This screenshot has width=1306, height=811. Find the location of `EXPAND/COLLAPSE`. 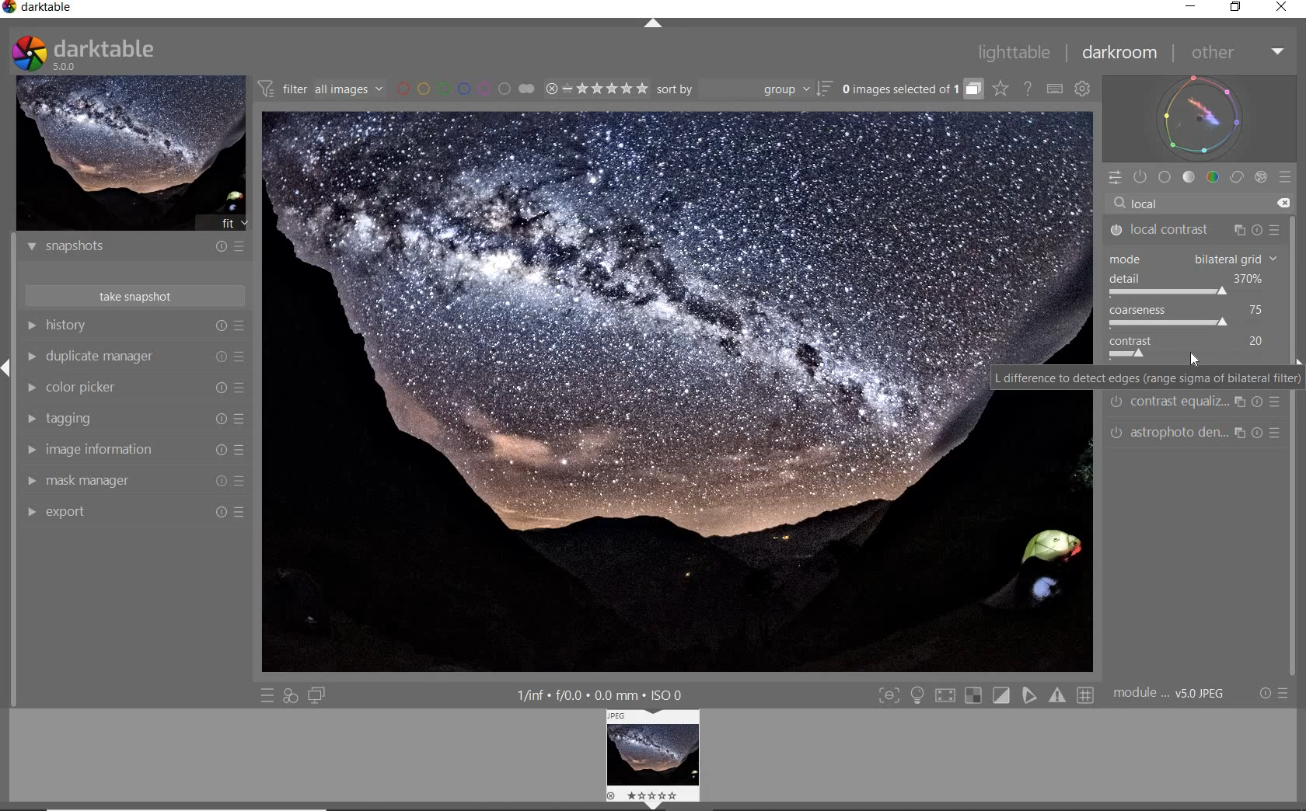

EXPAND/COLLAPSE is located at coordinates (653, 24).